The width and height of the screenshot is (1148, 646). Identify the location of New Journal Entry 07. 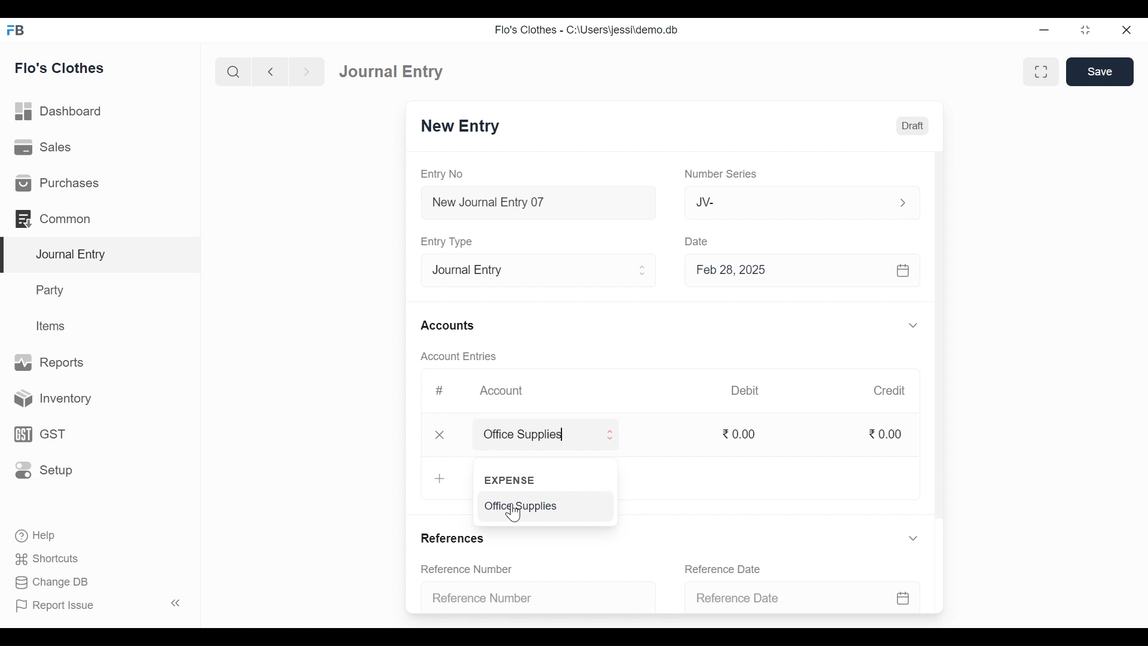
(539, 205).